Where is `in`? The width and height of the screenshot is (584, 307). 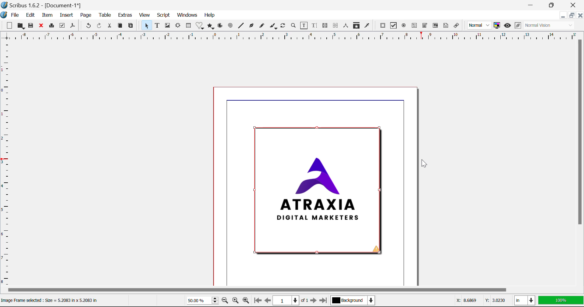 in is located at coordinates (524, 300).